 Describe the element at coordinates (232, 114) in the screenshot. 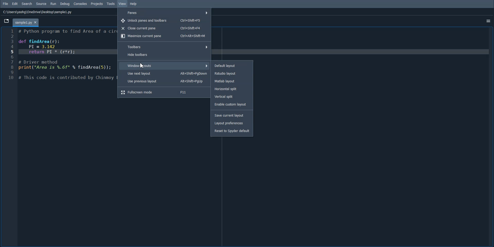

I see `Save current Layout` at that location.